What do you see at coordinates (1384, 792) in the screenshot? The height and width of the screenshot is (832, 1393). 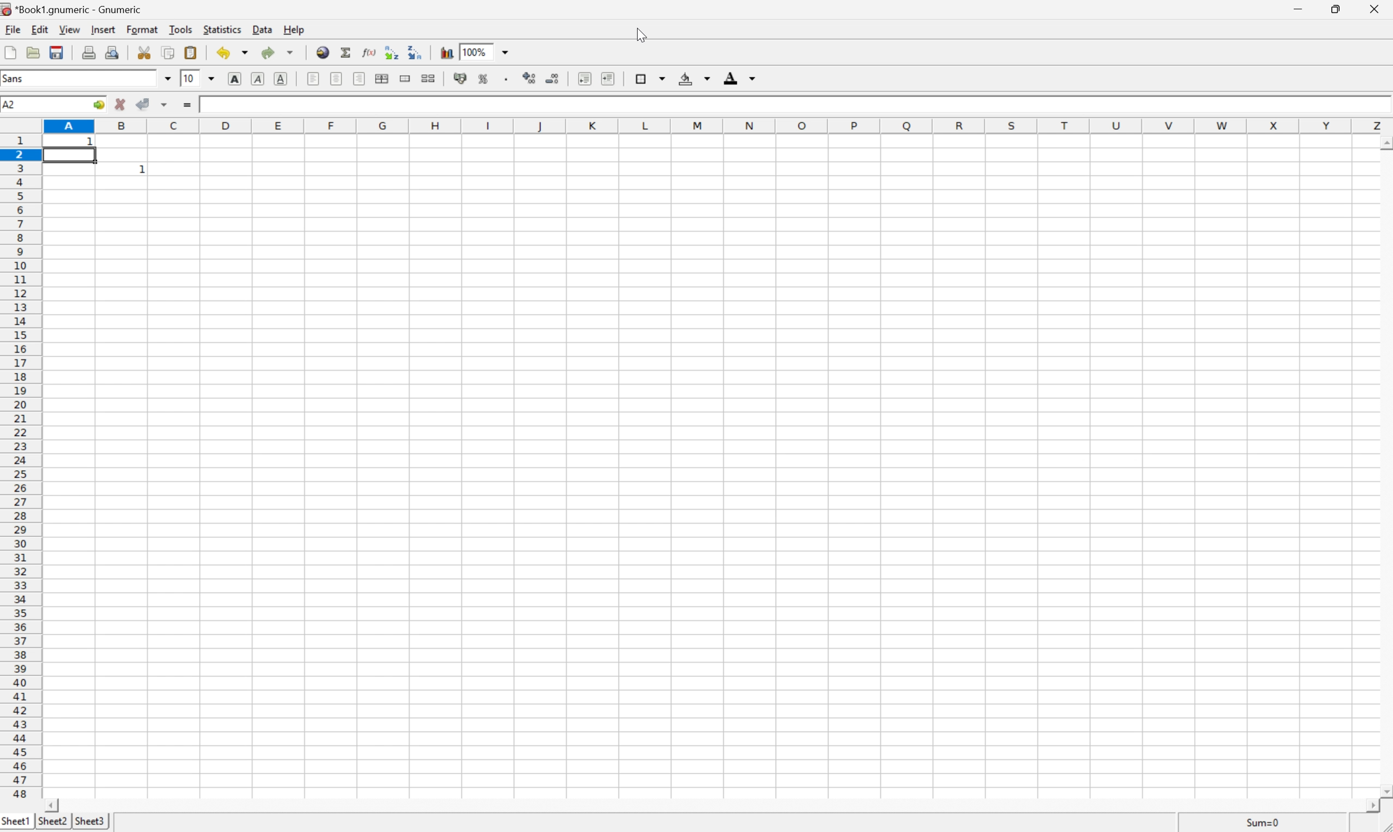 I see `scroll down` at bounding box center [1384, 792].